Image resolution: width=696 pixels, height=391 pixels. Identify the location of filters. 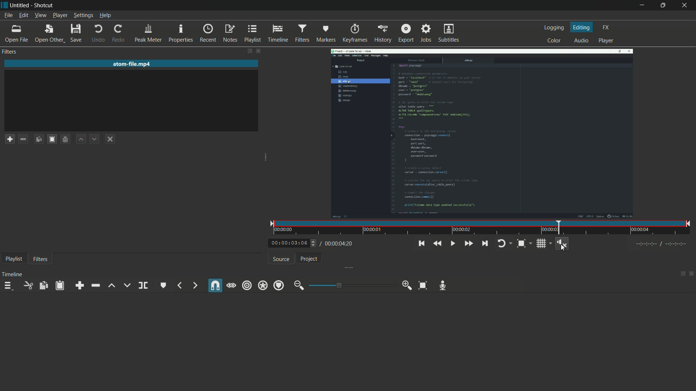
(301, 33).